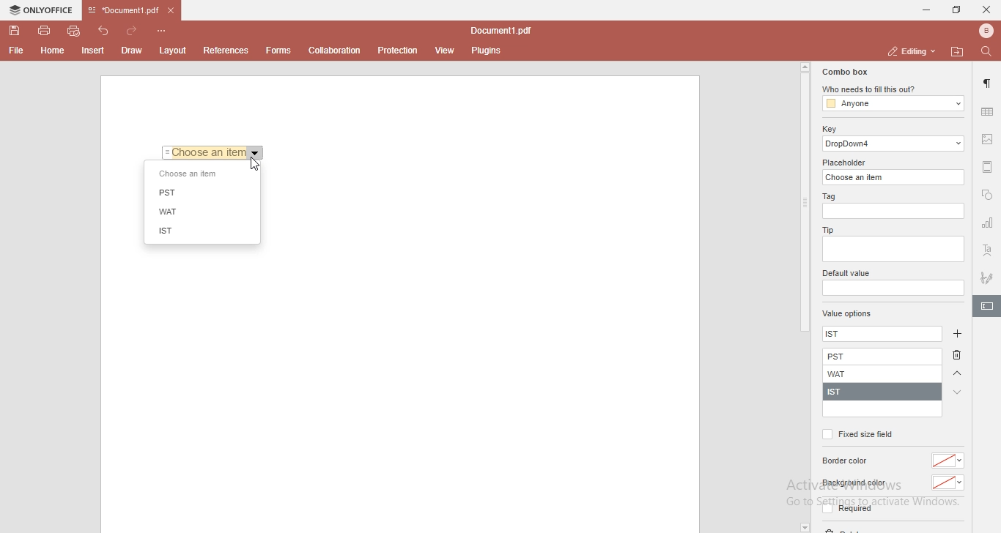  Describe the element at coordinates (843, 72) in the screenshot. I see `combo box` at that location.